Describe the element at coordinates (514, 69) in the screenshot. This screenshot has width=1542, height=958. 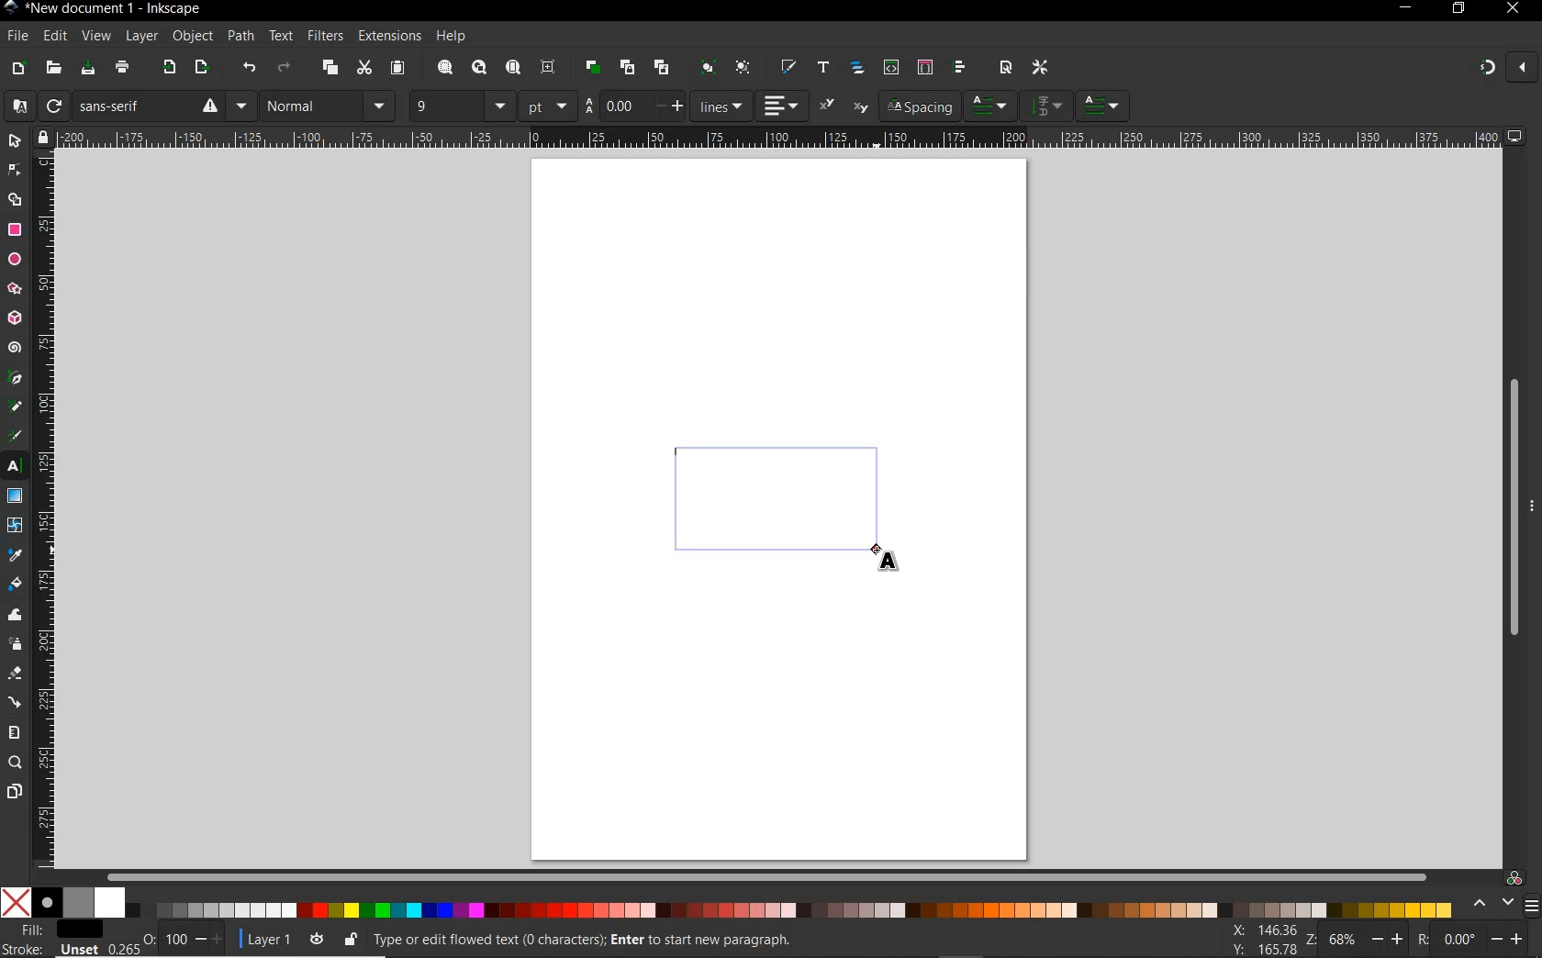
I see `zoom page` at that location.